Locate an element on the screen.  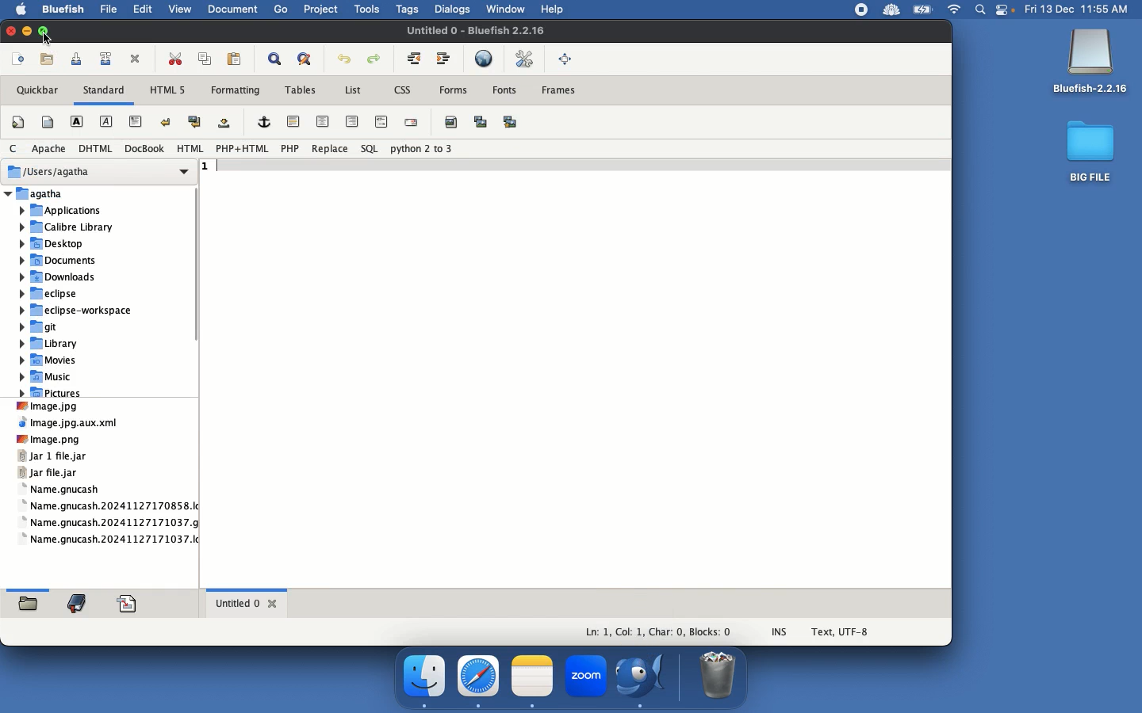
Email is located at coordinates (412, 124).